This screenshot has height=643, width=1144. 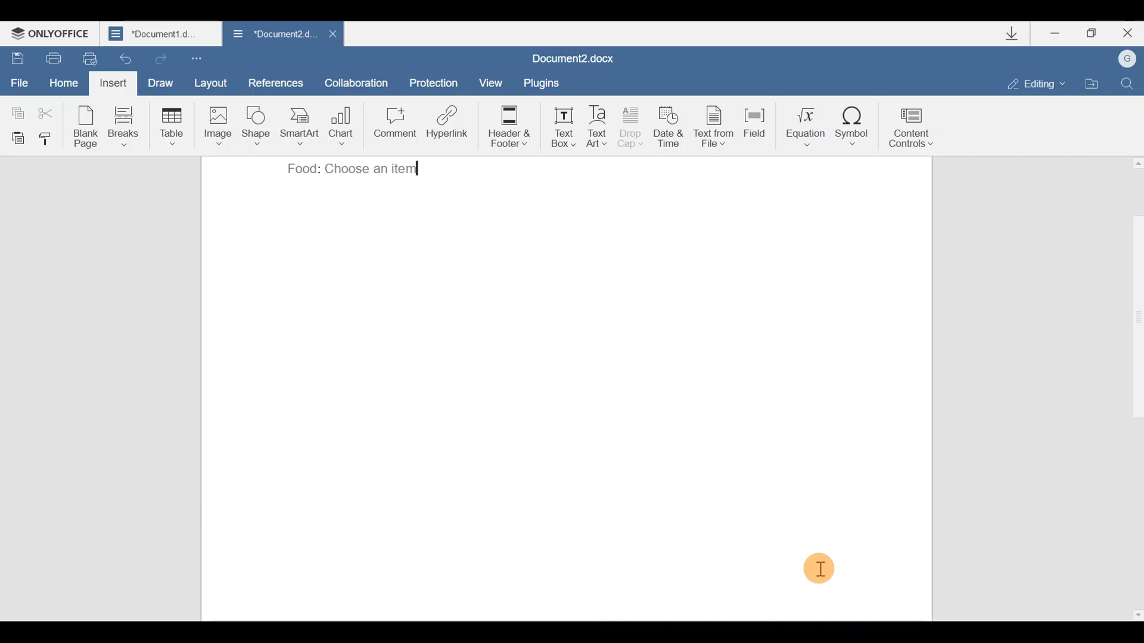 What do you see at coordinates (15, 110) in the screenshot?
I see `Copy` at bounding box center [15, 110].